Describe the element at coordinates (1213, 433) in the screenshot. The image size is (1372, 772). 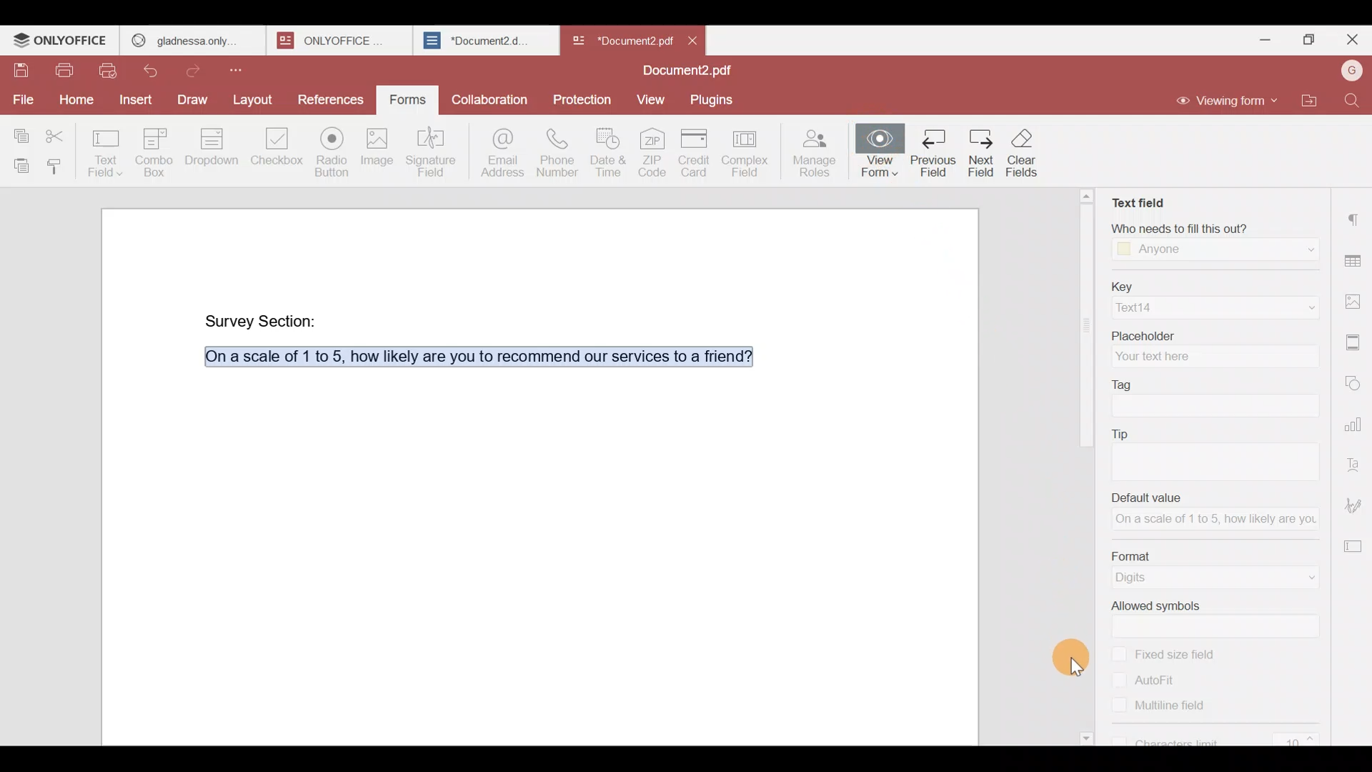
I see `Tip` at that location.